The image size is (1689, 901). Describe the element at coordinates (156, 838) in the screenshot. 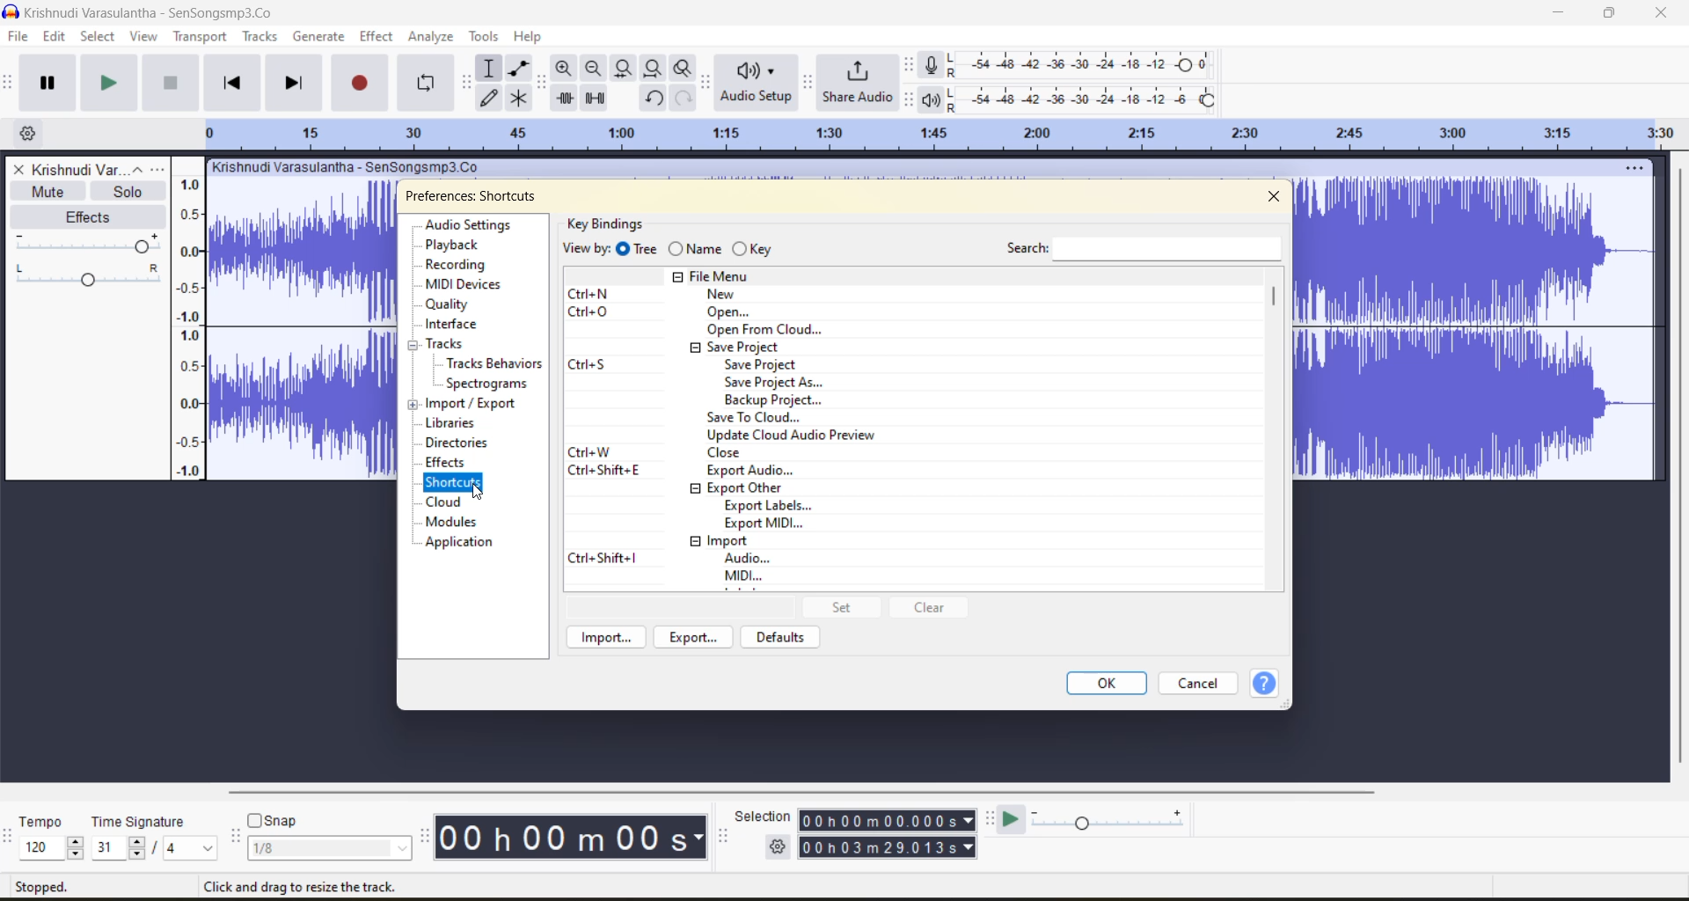

I see `time signature` at that location.